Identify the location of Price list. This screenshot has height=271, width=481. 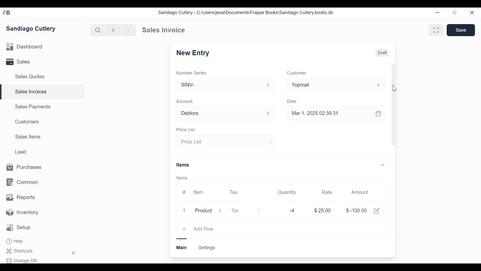
(226, 141).